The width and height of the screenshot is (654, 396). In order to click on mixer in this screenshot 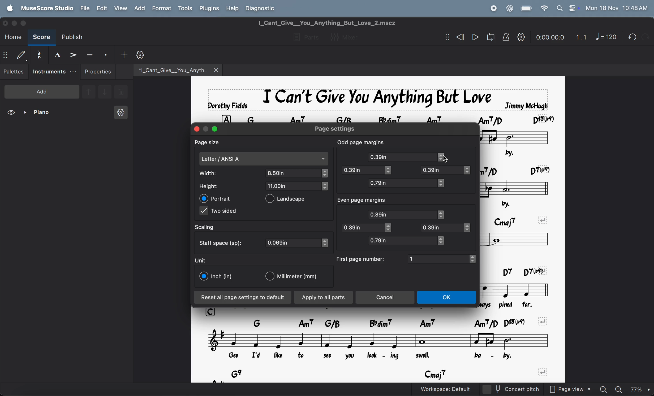, I will do `click(348, 36)`.